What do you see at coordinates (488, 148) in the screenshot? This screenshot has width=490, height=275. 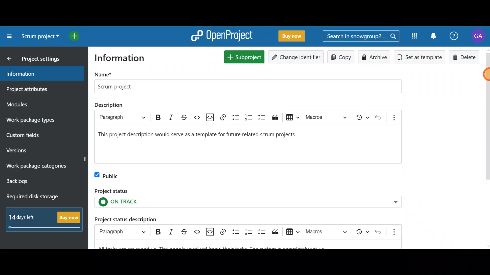 I see `scroll bar` at bounding box center [488, 148].